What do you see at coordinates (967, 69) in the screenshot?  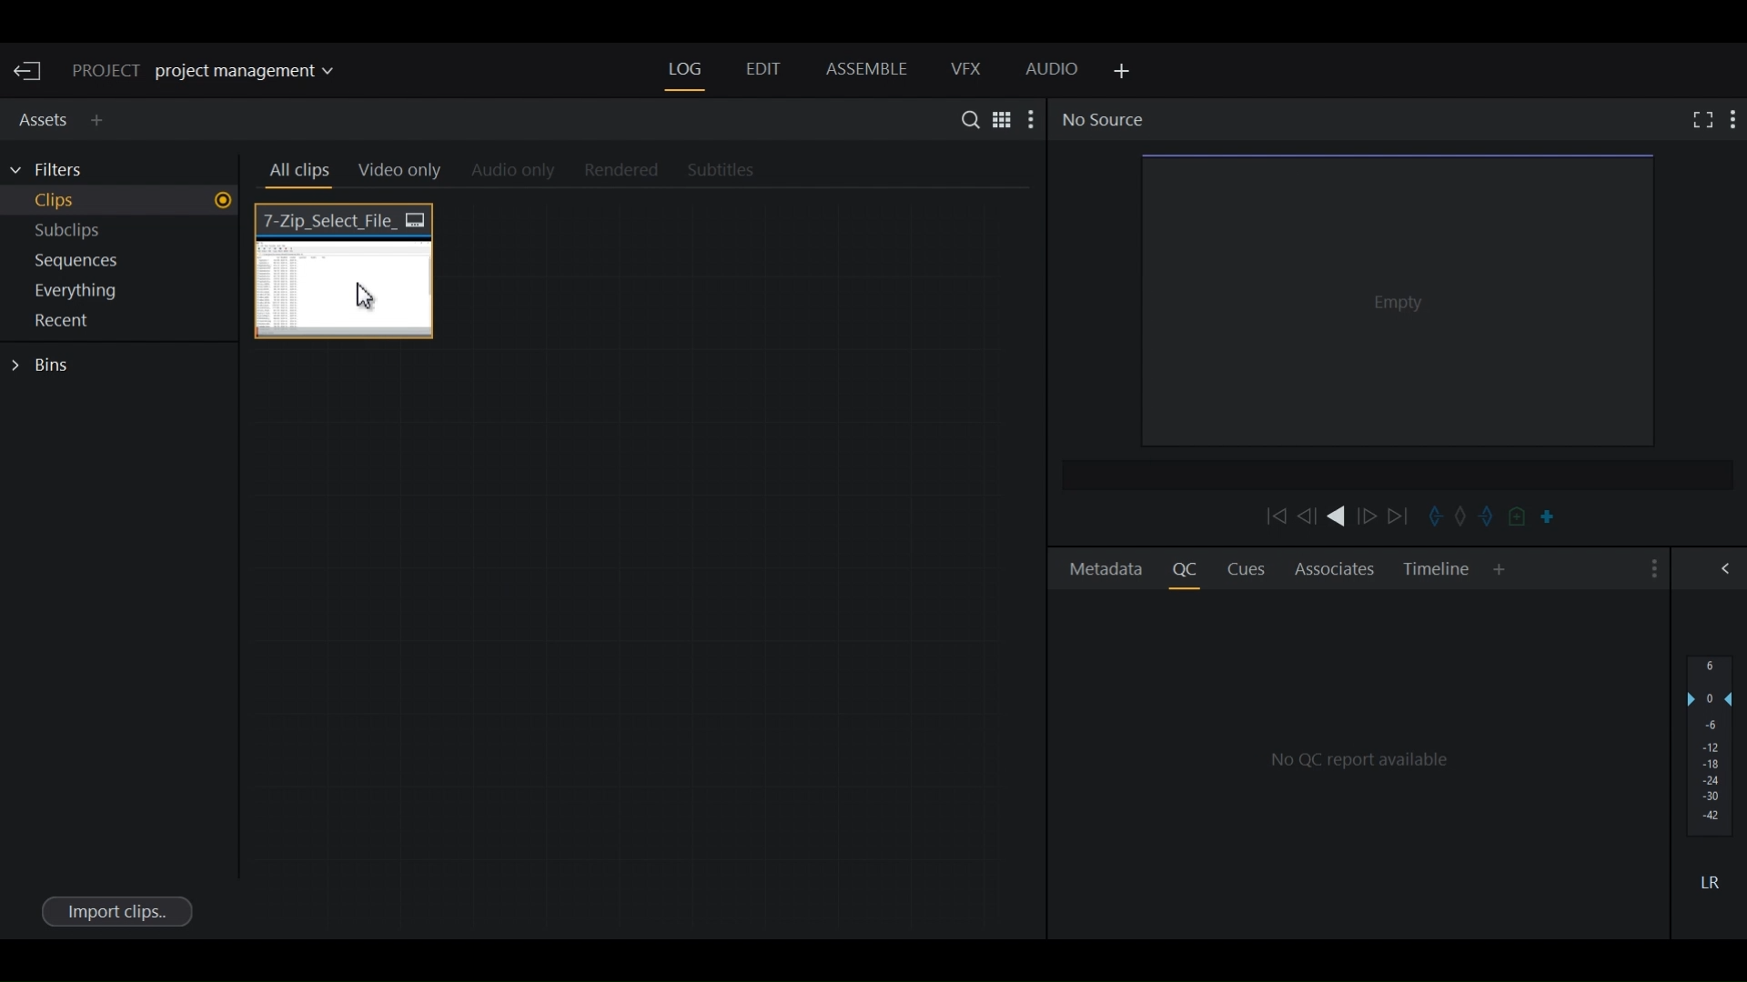 I see `VFX` at bounding box center [967, 69].